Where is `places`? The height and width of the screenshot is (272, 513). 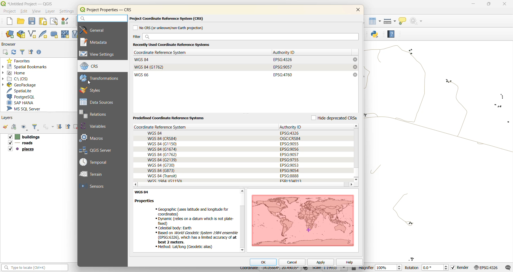
places is located at coordinates (22, 149).